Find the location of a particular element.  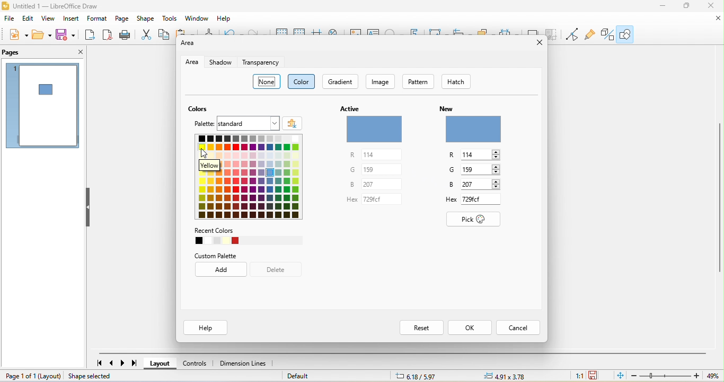

shape selected is located at coordinates (98, 376).